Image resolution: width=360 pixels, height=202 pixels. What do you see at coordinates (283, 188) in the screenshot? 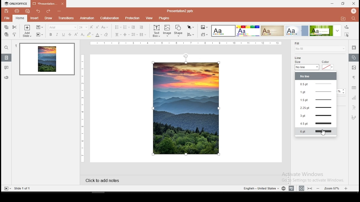
I see `language` at bounding box center [283, 188].